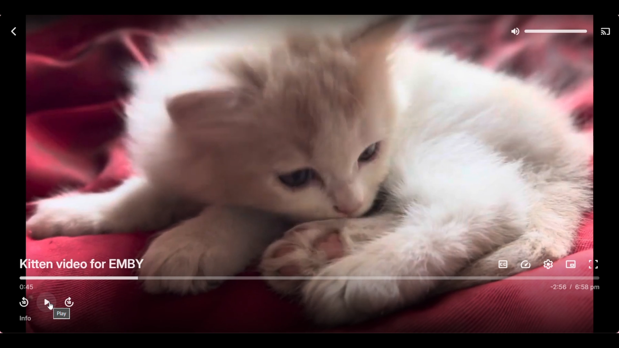  What do you see at coordinates (556, 31) in the screenshot?
I see `Slider to change volume` at bounding box center [556, 31].